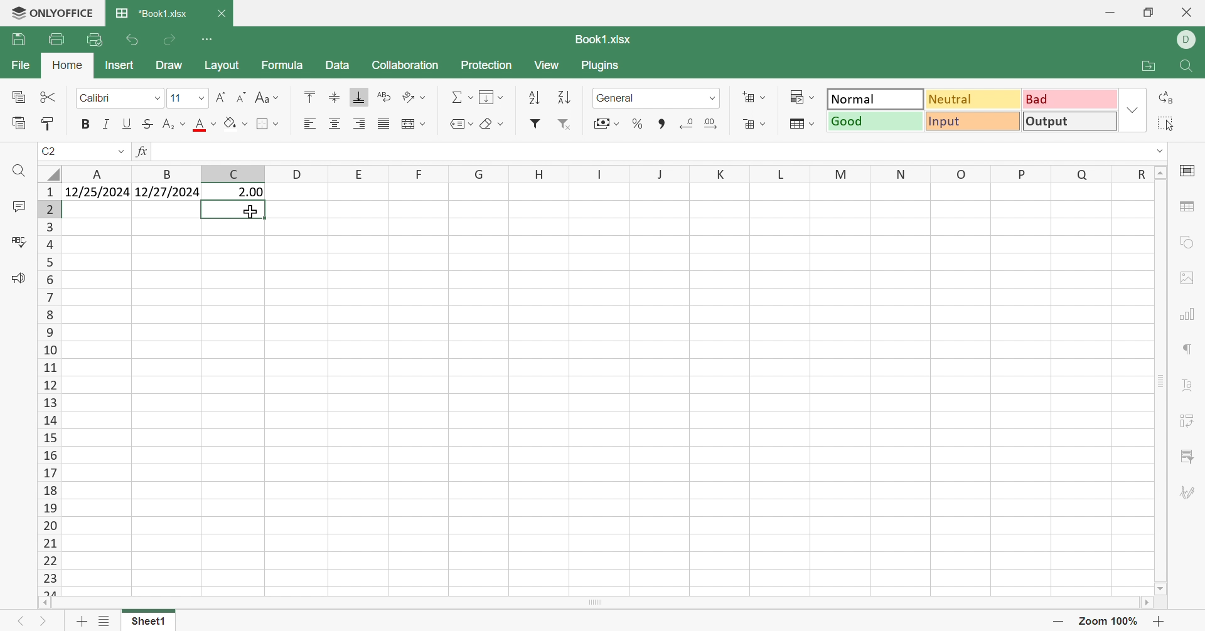 This screenshot has width=1205, height=631. Describe the element at coordinates (50, 124) in the screenshot. I see `Copy Style` at that location.